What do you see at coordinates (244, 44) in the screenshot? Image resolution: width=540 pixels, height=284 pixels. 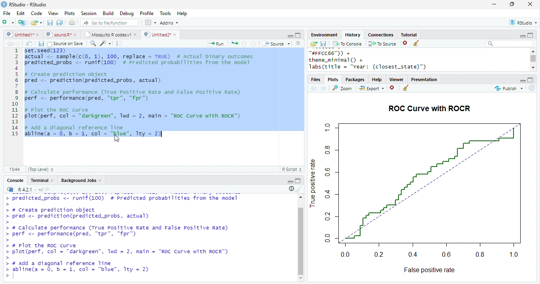 I see `up` at bounding box center [244, 44].